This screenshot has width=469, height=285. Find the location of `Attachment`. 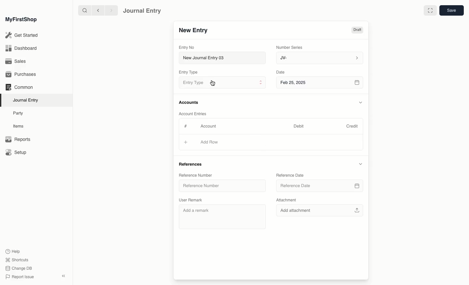

Attachment is located at coordinates (286, 200).